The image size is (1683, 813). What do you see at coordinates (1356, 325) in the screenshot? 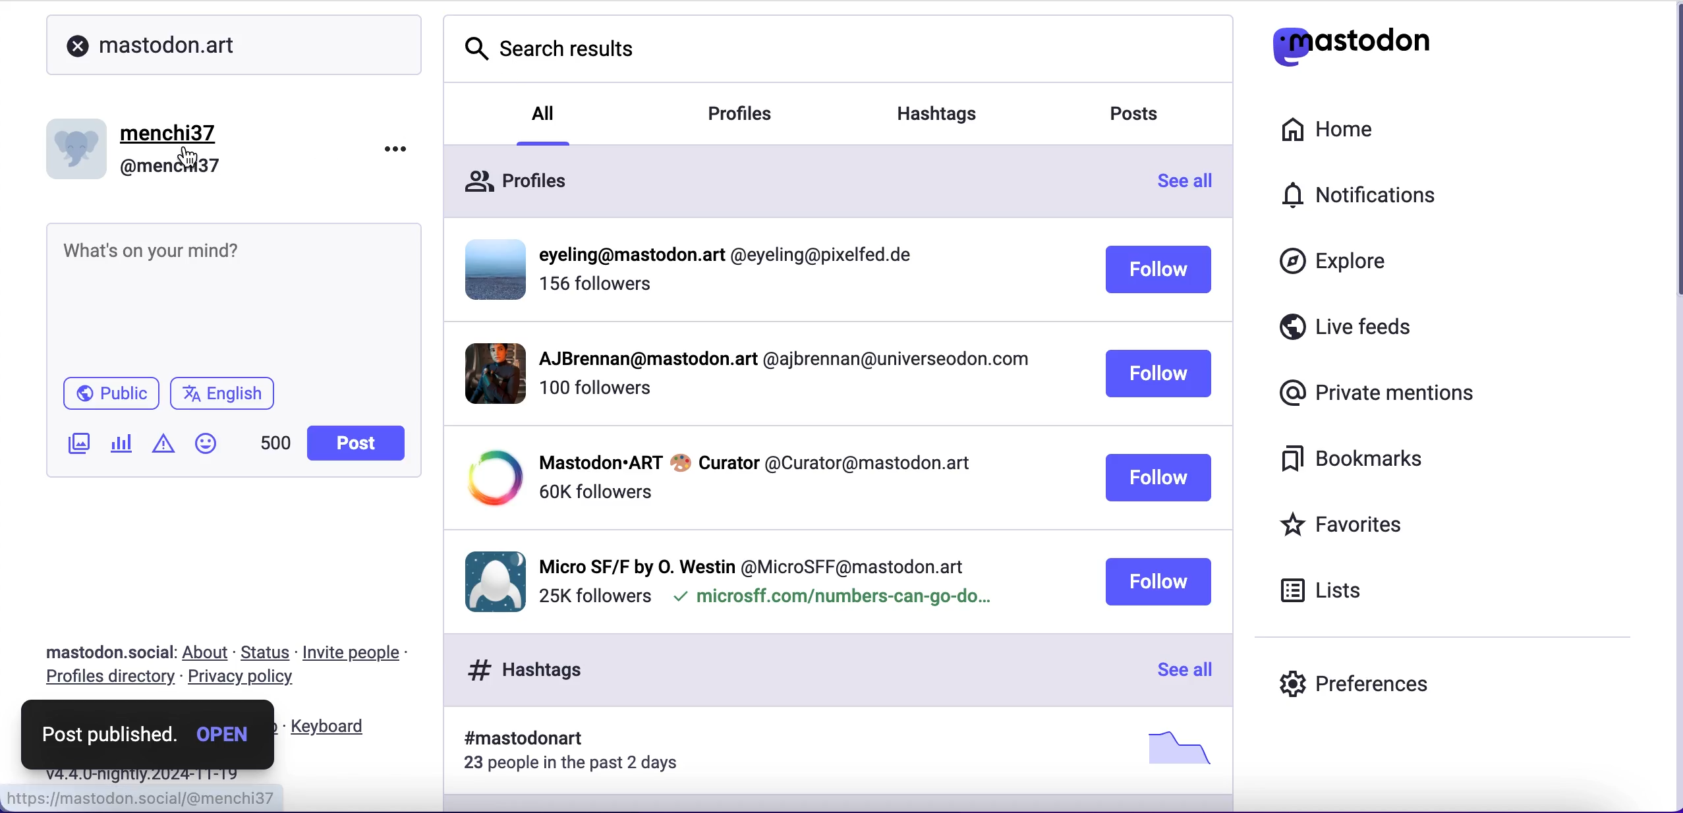
I see `live feeds` at bounding box center [1356, 325].